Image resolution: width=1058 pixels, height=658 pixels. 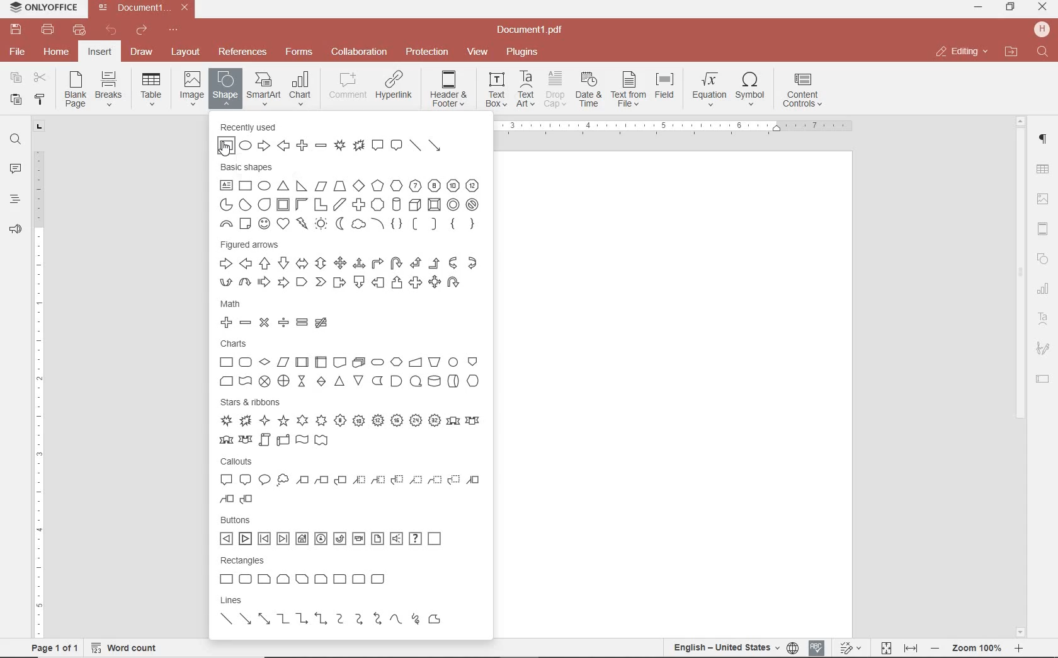 I want to click on DROP CAP, so click(x=555, y=89).